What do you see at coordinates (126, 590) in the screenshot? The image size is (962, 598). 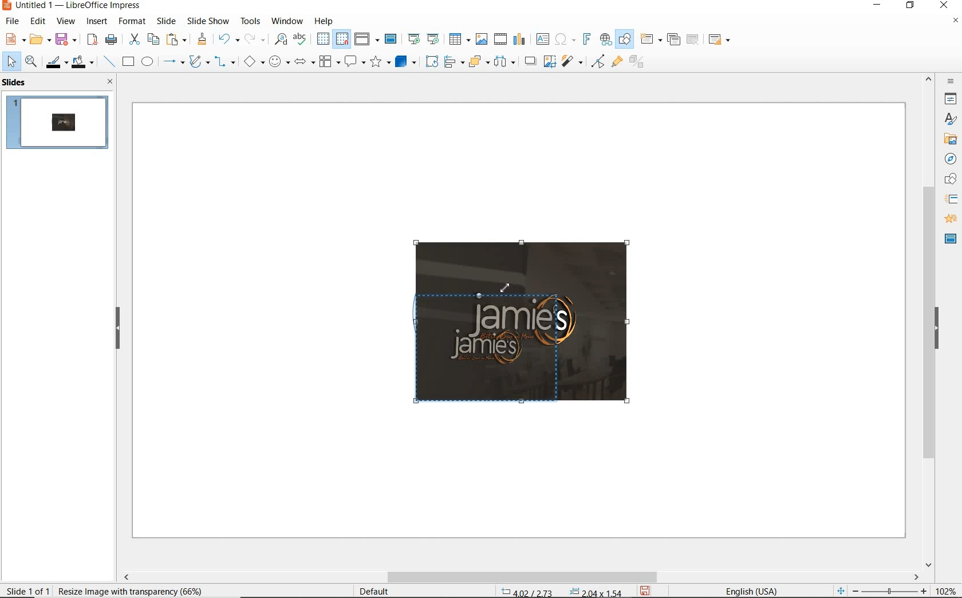 I see `image with transparency selected` at bounding box center [126, 590].